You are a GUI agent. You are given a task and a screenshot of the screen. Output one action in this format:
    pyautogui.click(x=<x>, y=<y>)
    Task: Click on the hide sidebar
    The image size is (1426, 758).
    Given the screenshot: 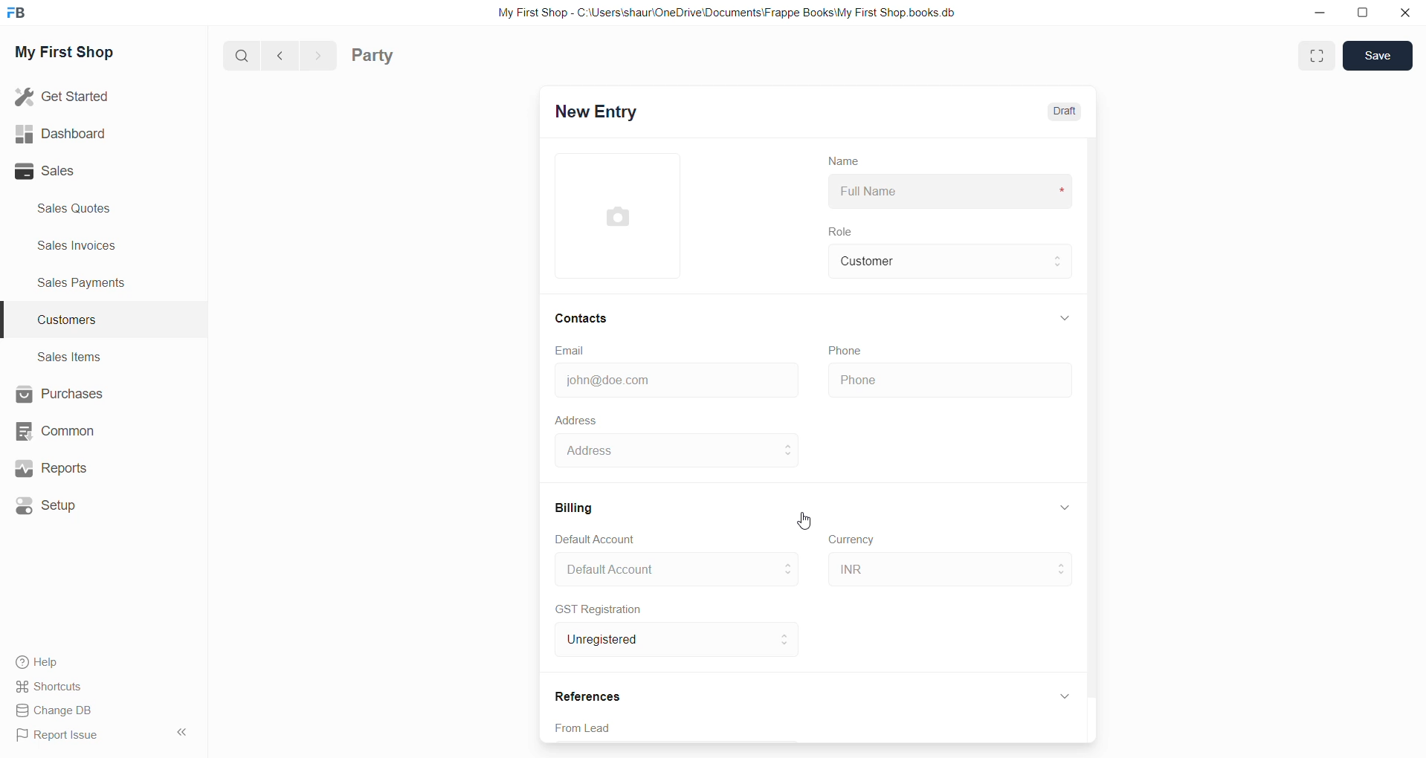 What is the action you would take?
    pyautogui.click(x=177, y=733)
    